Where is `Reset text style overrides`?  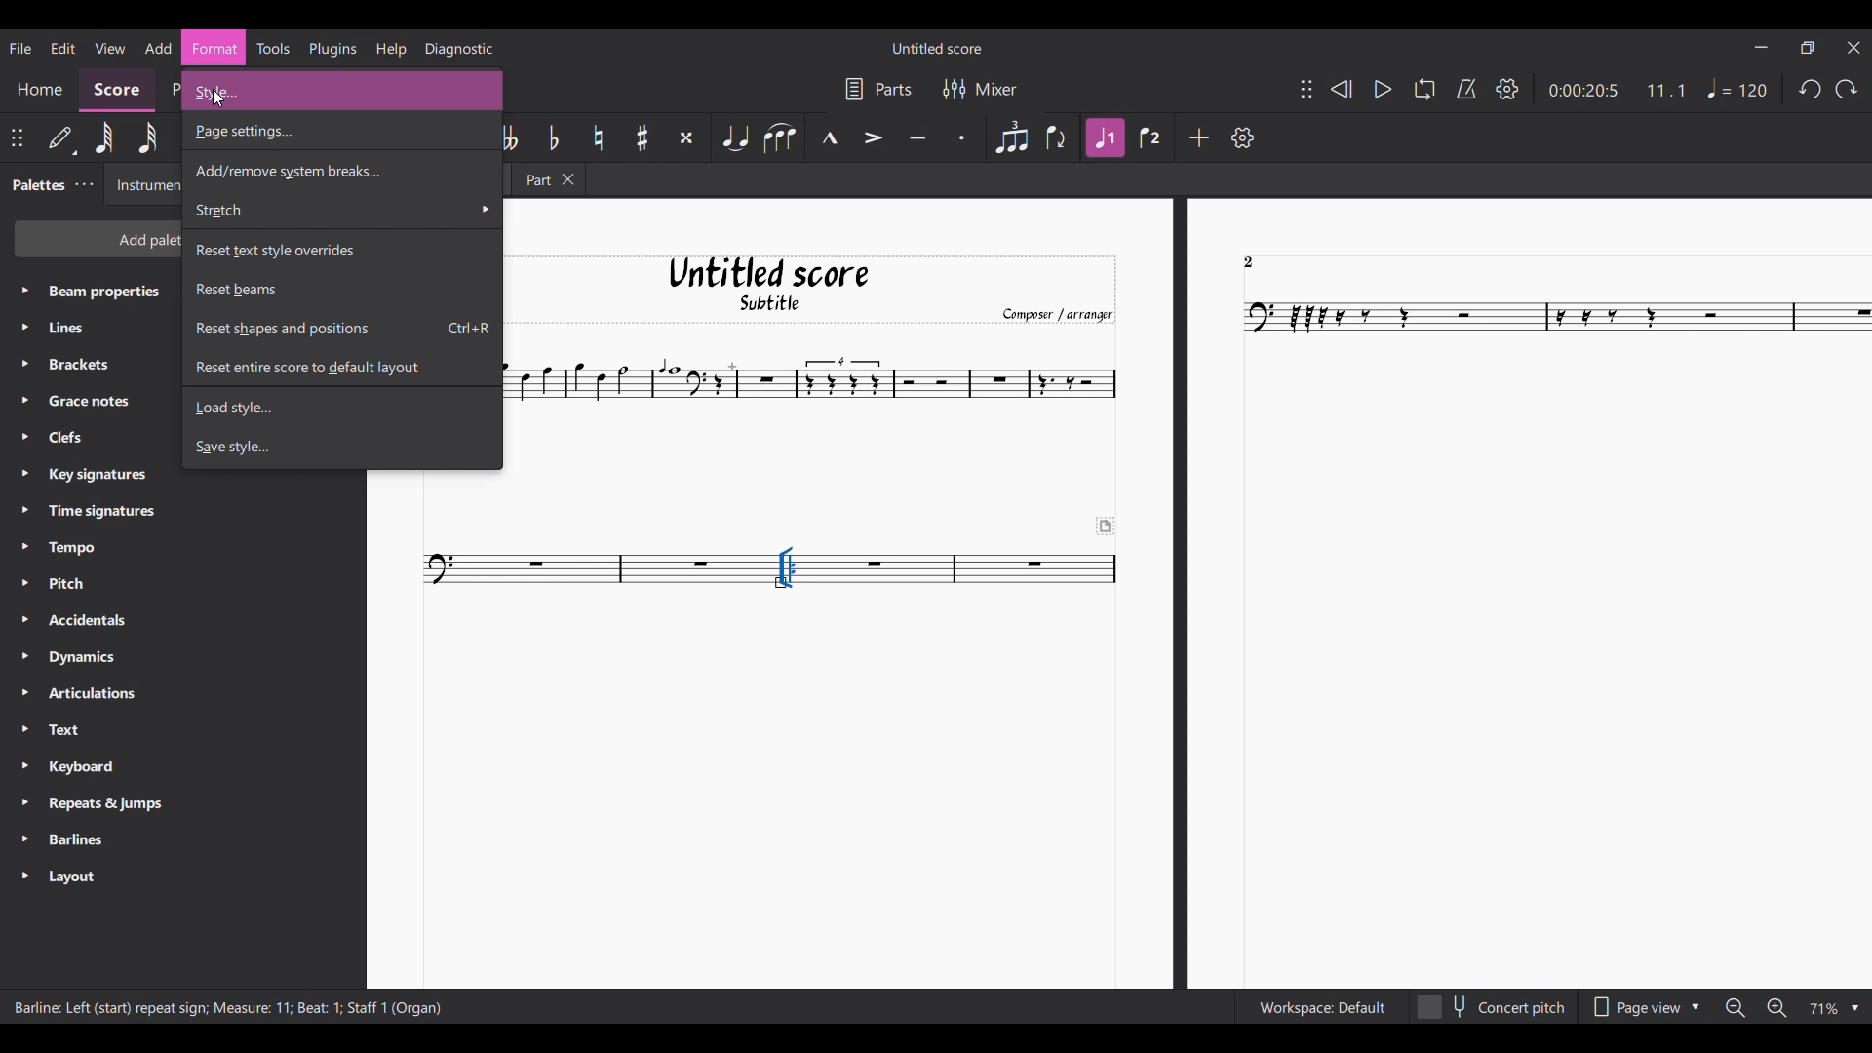
Reset text style overrides is located at coordinates (342, 249).